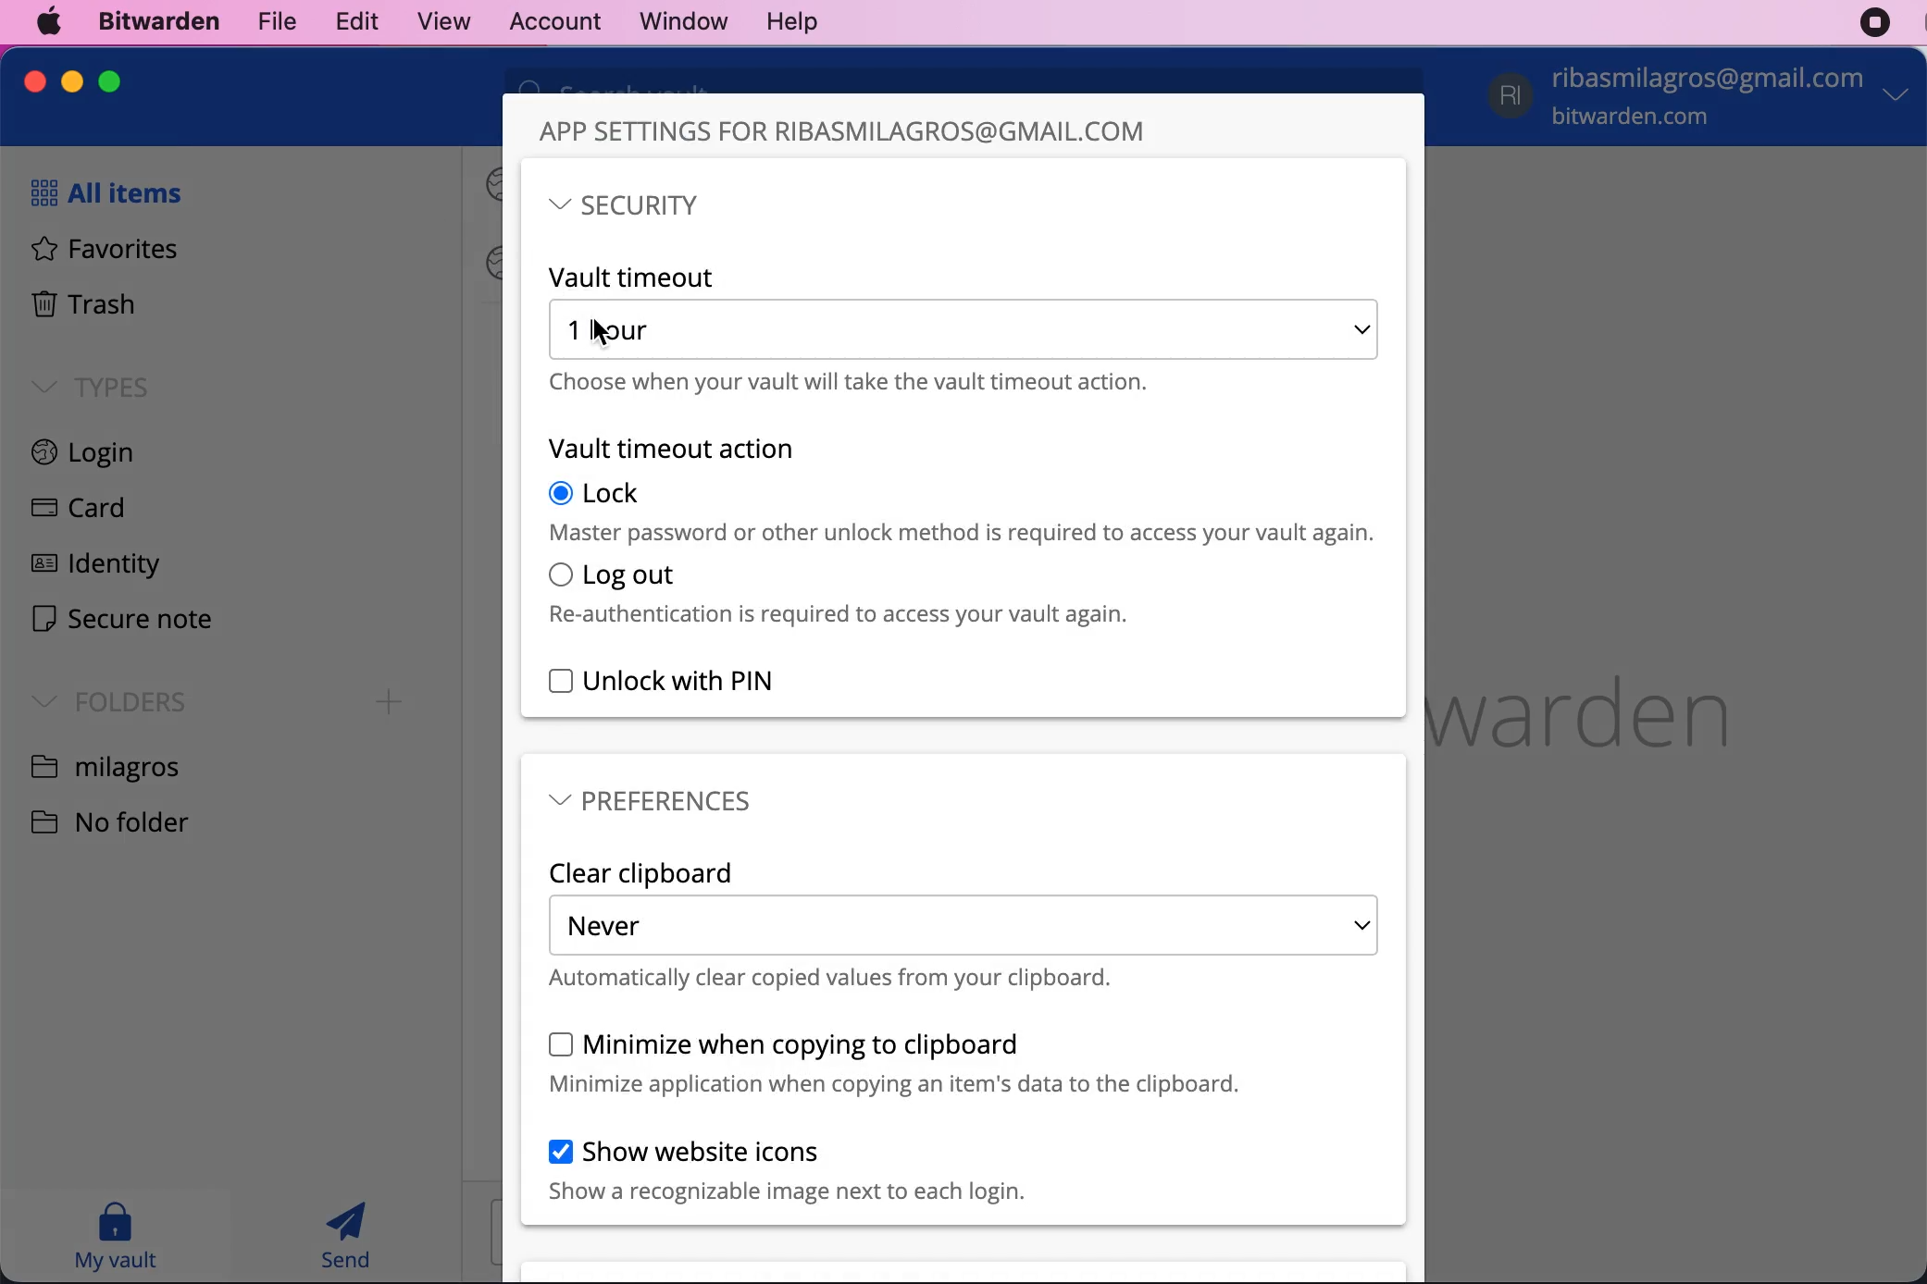 The height and width of the screenshot is (1284, 1927). Describe the element at coordinates (963, 925) in the screenshot. I see `never` at that location.